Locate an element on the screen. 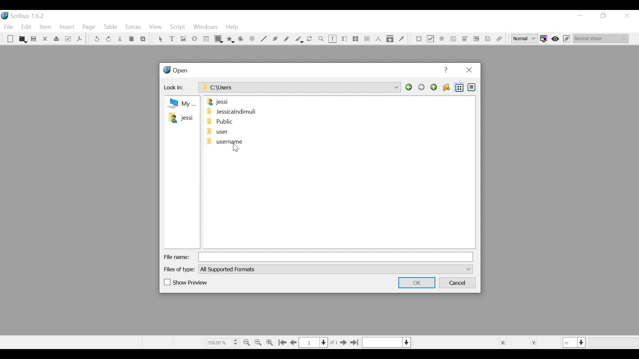  Select the current layer is located at coordinates (386, 342).